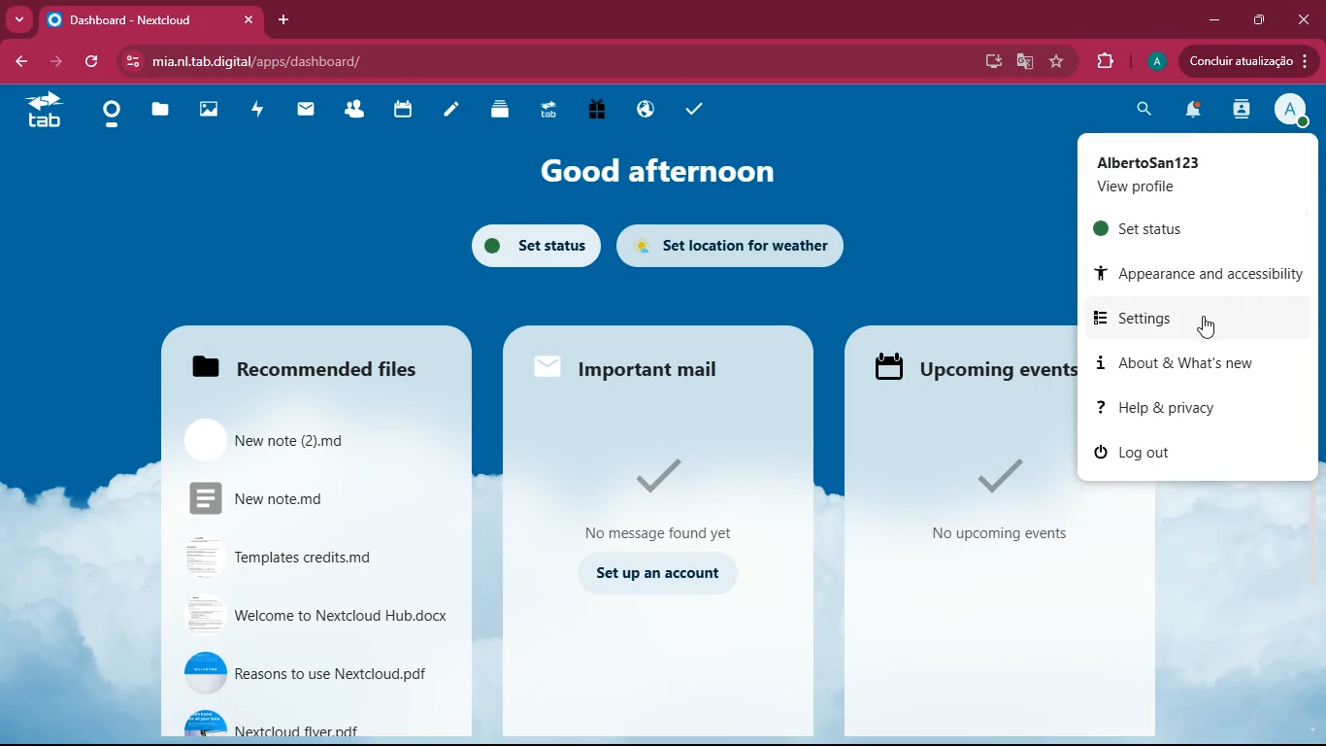 The image size is (1326, 746). What do you see at coordinates (1209, 324) in the screenshot?
I see `Cursor` at bounding box center [1209, 324].